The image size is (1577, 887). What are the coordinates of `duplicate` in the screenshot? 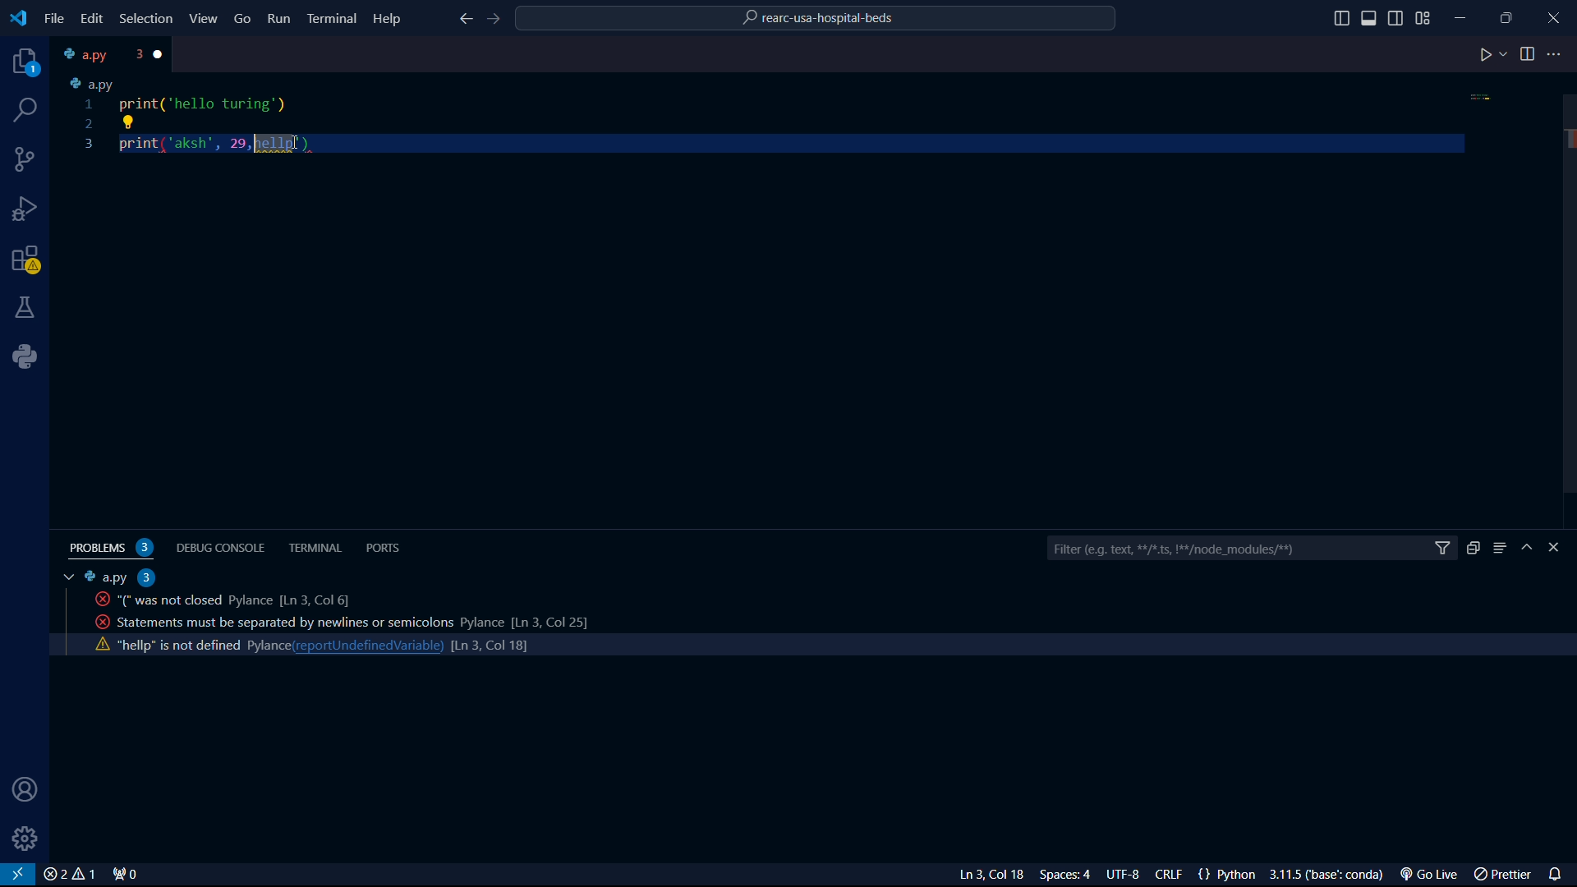 It's located at (1473, 548).